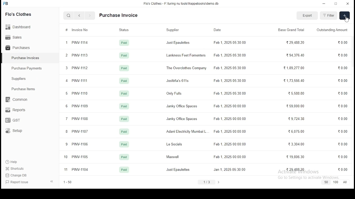 The height and width of the screenshot is (199, 355). Describe the element at coordinates (296, 157) in the screenshot. I see `19,806` at that location.